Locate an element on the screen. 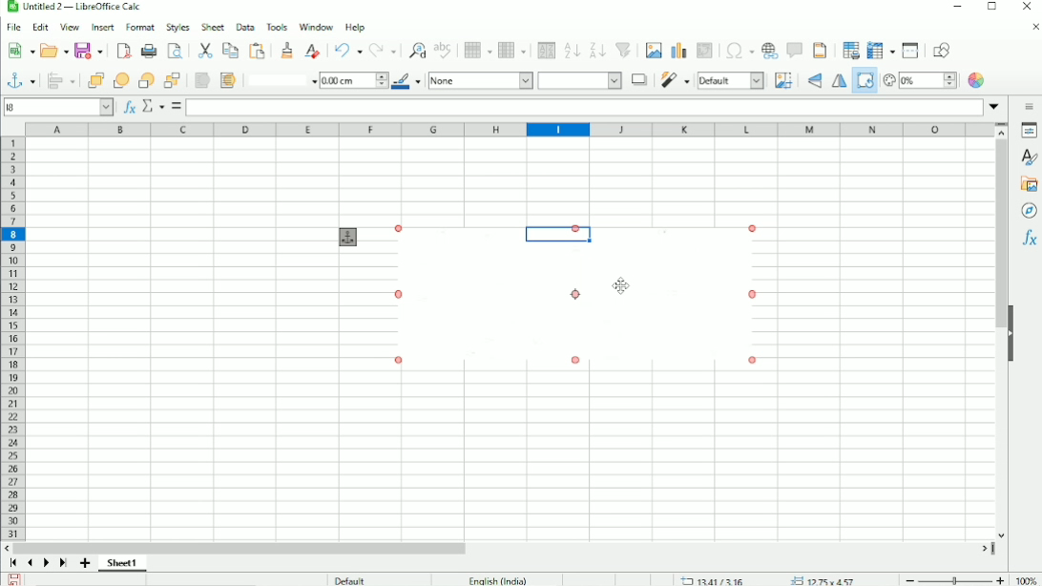 The height and width of the screenshot is (586, 1042). Crop image is located at coordinates (784, 80).